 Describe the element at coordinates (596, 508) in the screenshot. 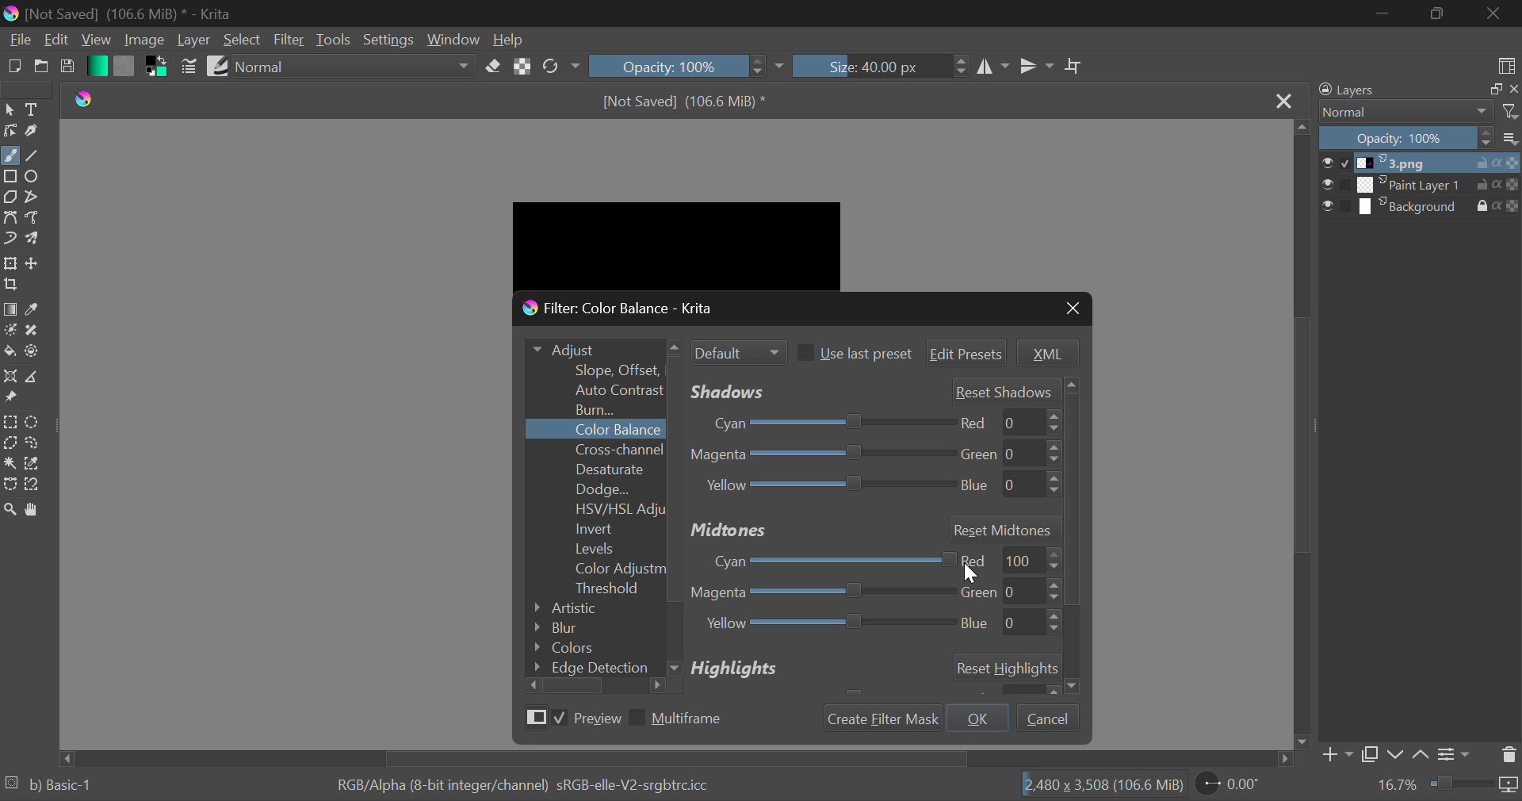

I see `HSV/HSL Adjustment` at that location.